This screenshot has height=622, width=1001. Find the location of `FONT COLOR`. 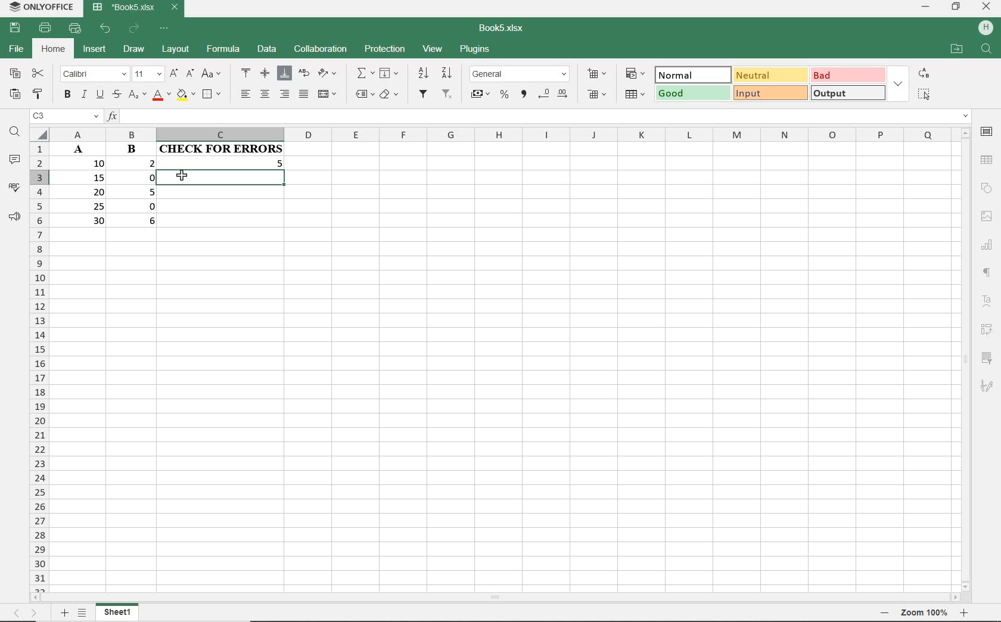

FONT COLOR is located at coordinates (160, 96).